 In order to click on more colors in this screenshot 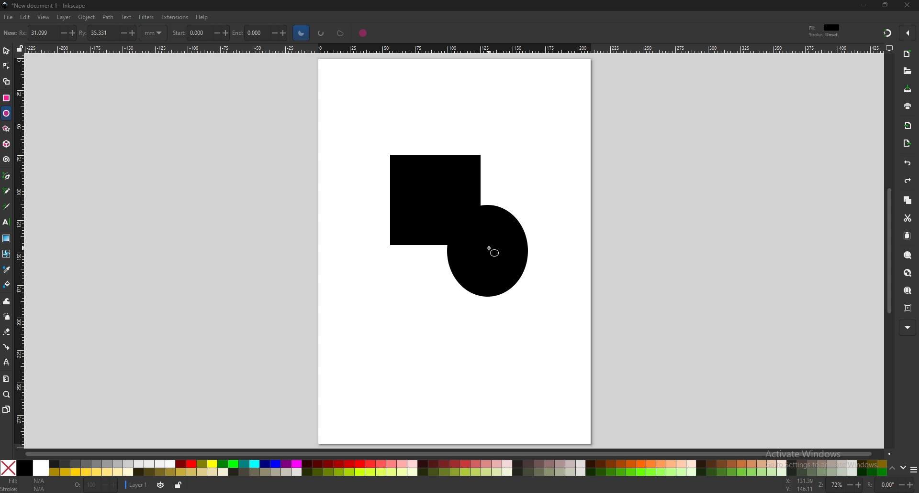, I will do `click(913, 469)`.